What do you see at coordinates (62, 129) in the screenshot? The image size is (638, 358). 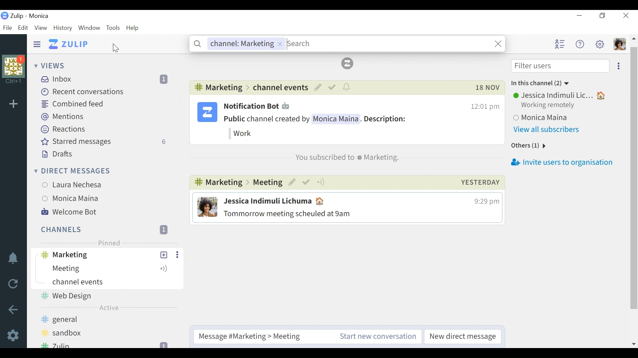 I see `Reactions` at bounding box center [62, 129].